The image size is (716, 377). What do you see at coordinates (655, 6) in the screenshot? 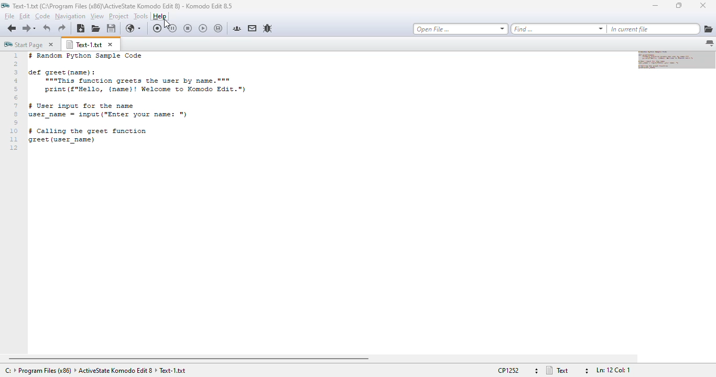
I see `minimize` at bounding box center [655, 6].